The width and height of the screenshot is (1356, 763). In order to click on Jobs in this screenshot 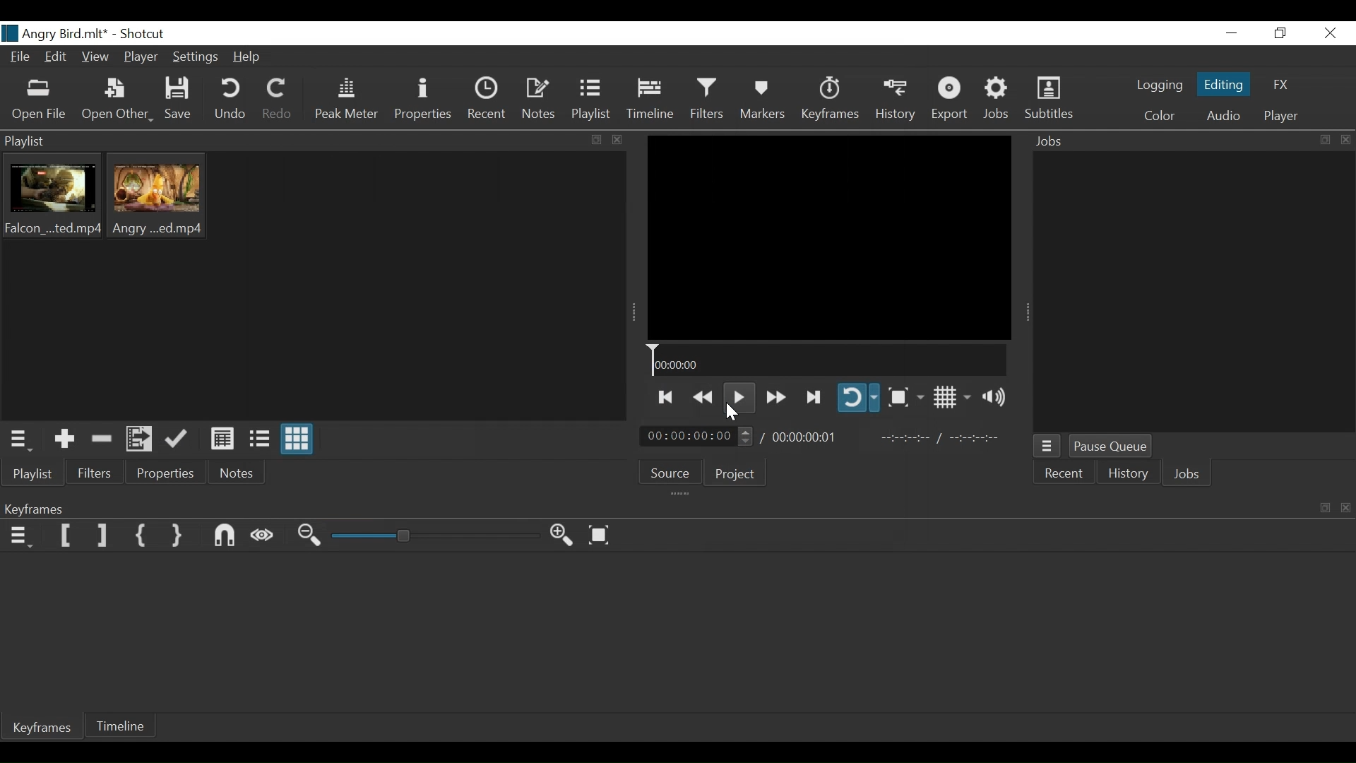, I will do `click(997, 97)`.